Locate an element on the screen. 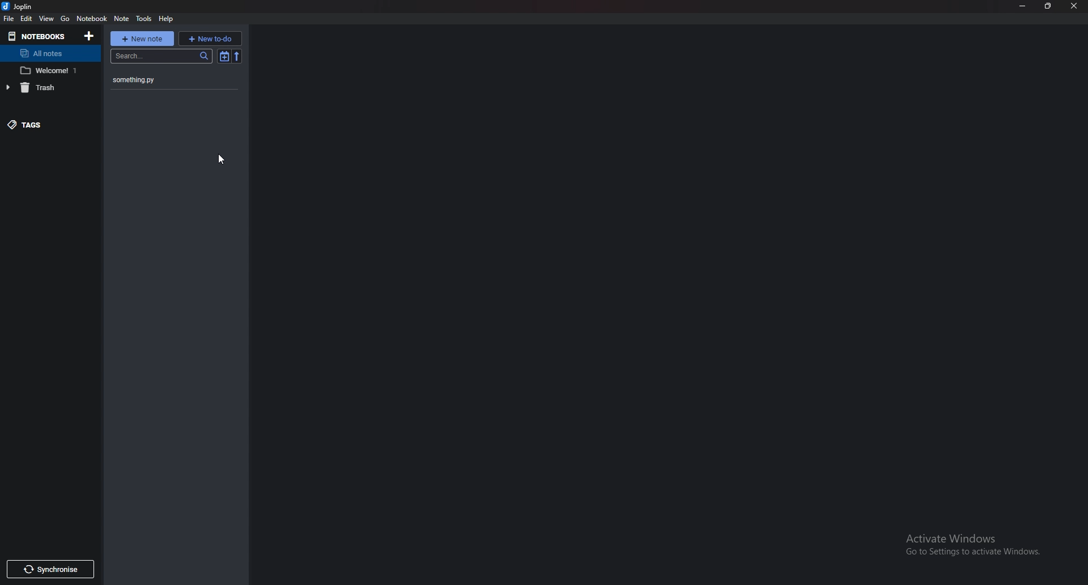  Reverse sort order is located at coordinates (237, 56).